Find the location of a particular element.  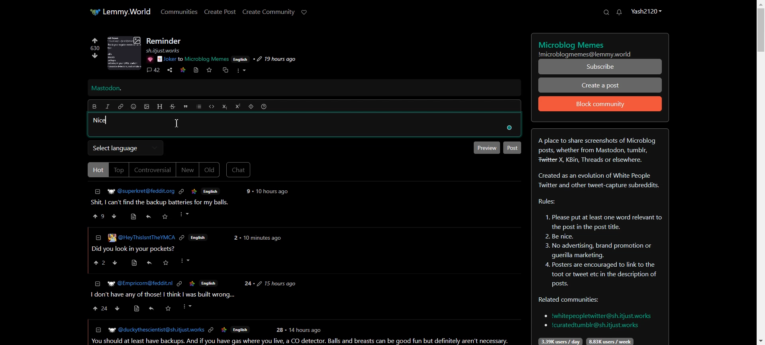

List is located at coordinates (199, 107).